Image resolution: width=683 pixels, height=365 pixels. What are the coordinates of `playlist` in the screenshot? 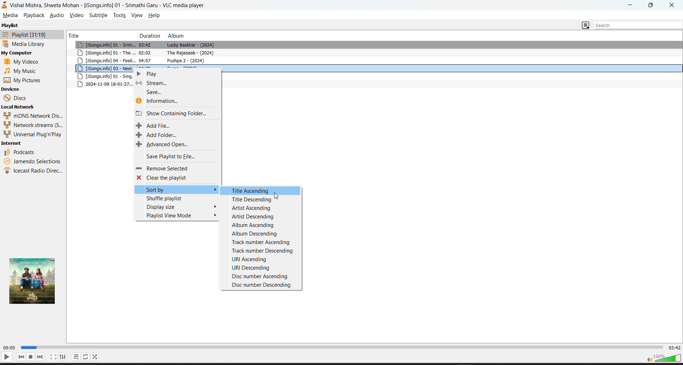 It's located at (86, 356).